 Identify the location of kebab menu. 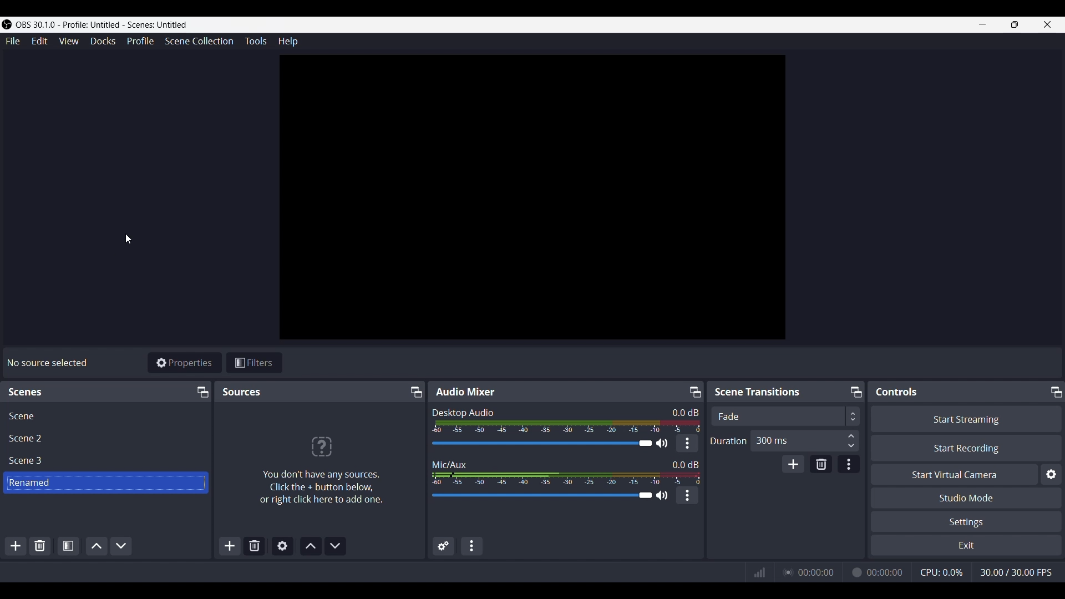
(688, 495).